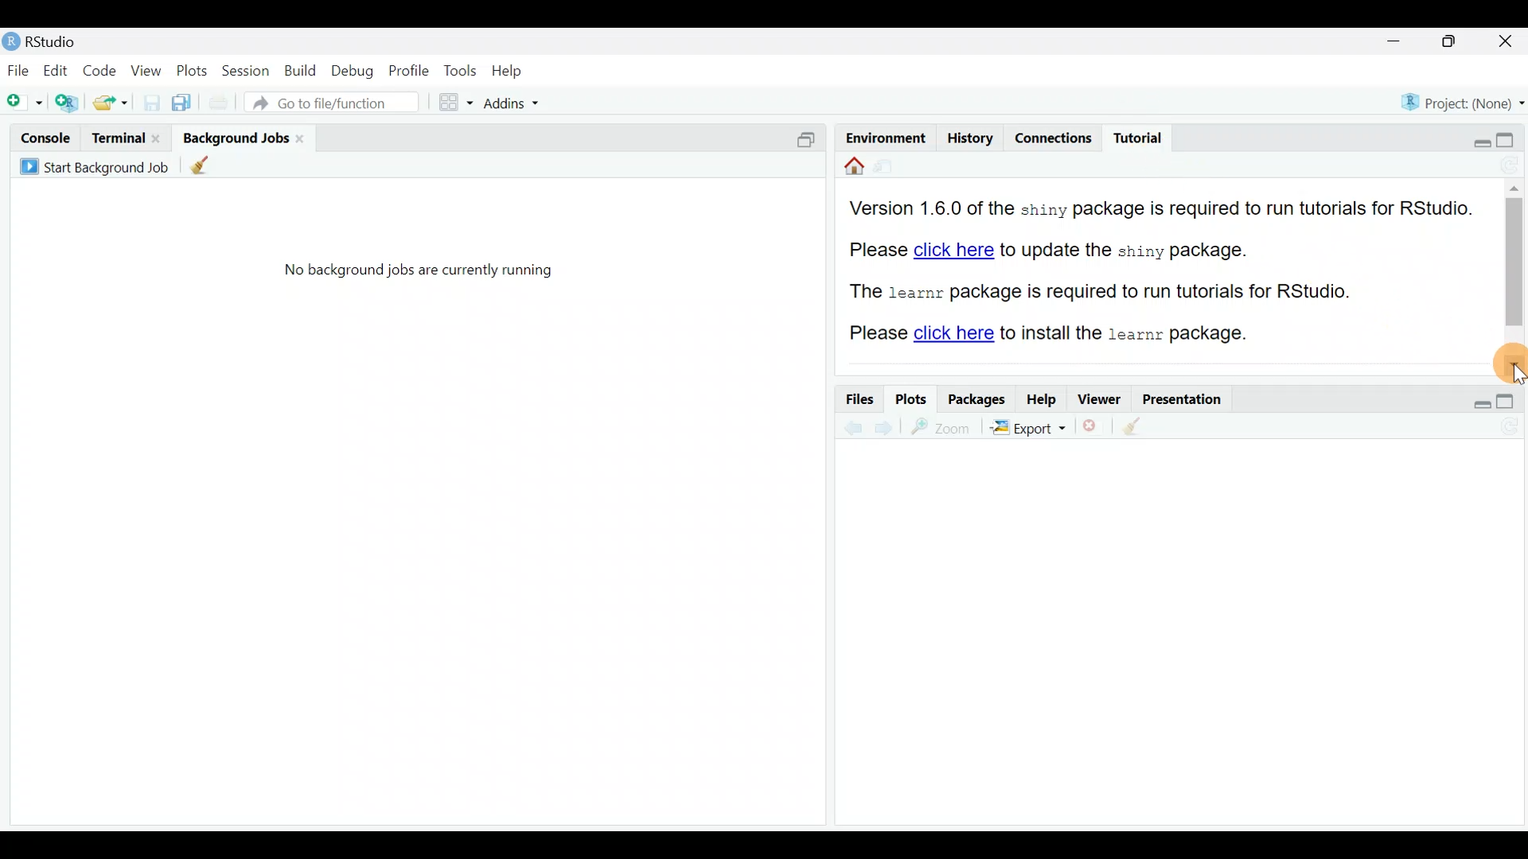 The image size is (1528, 859). Describe the element at coordinates (1397, 41) in the screenshot. I see `Minimize` at that location.